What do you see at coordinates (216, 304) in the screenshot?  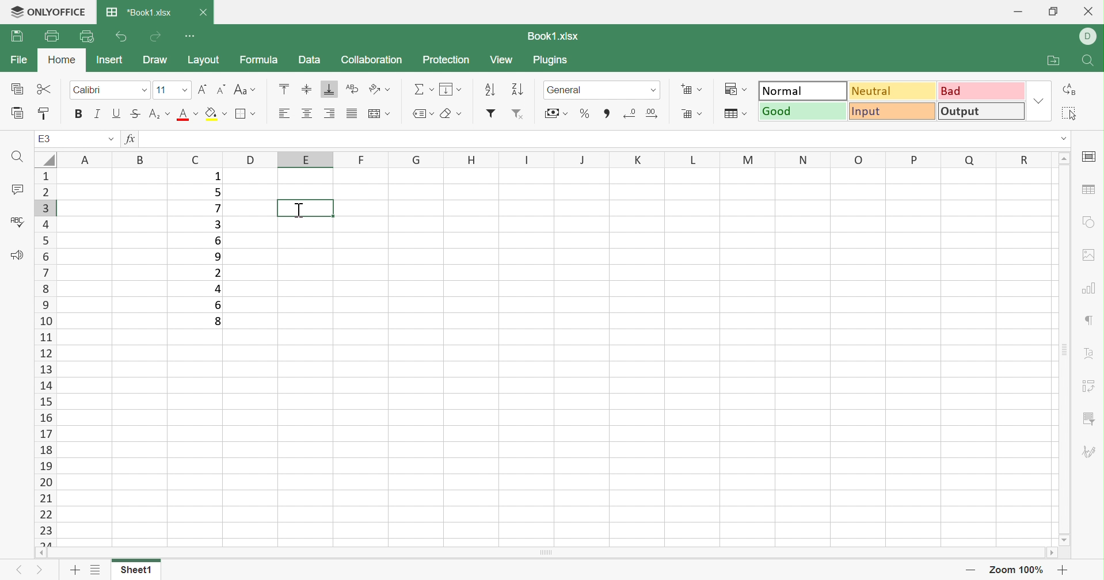 I see `6` at bounding box center [216, 304].